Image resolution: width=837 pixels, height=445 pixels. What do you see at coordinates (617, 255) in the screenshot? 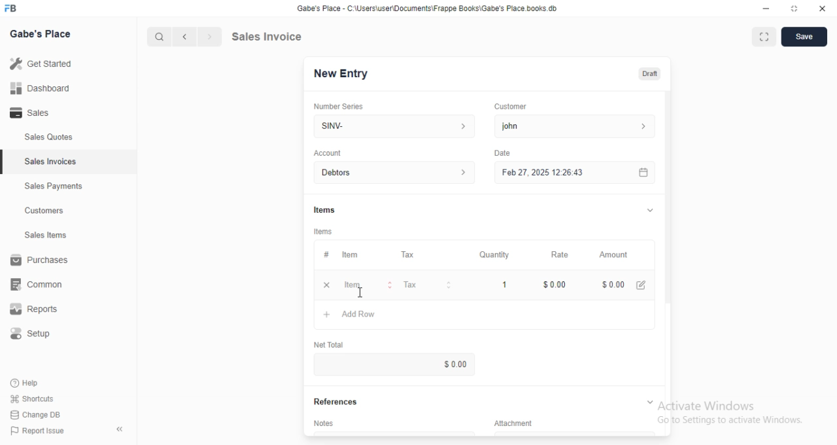
I see `Amount` at bounding box center [617, 255].